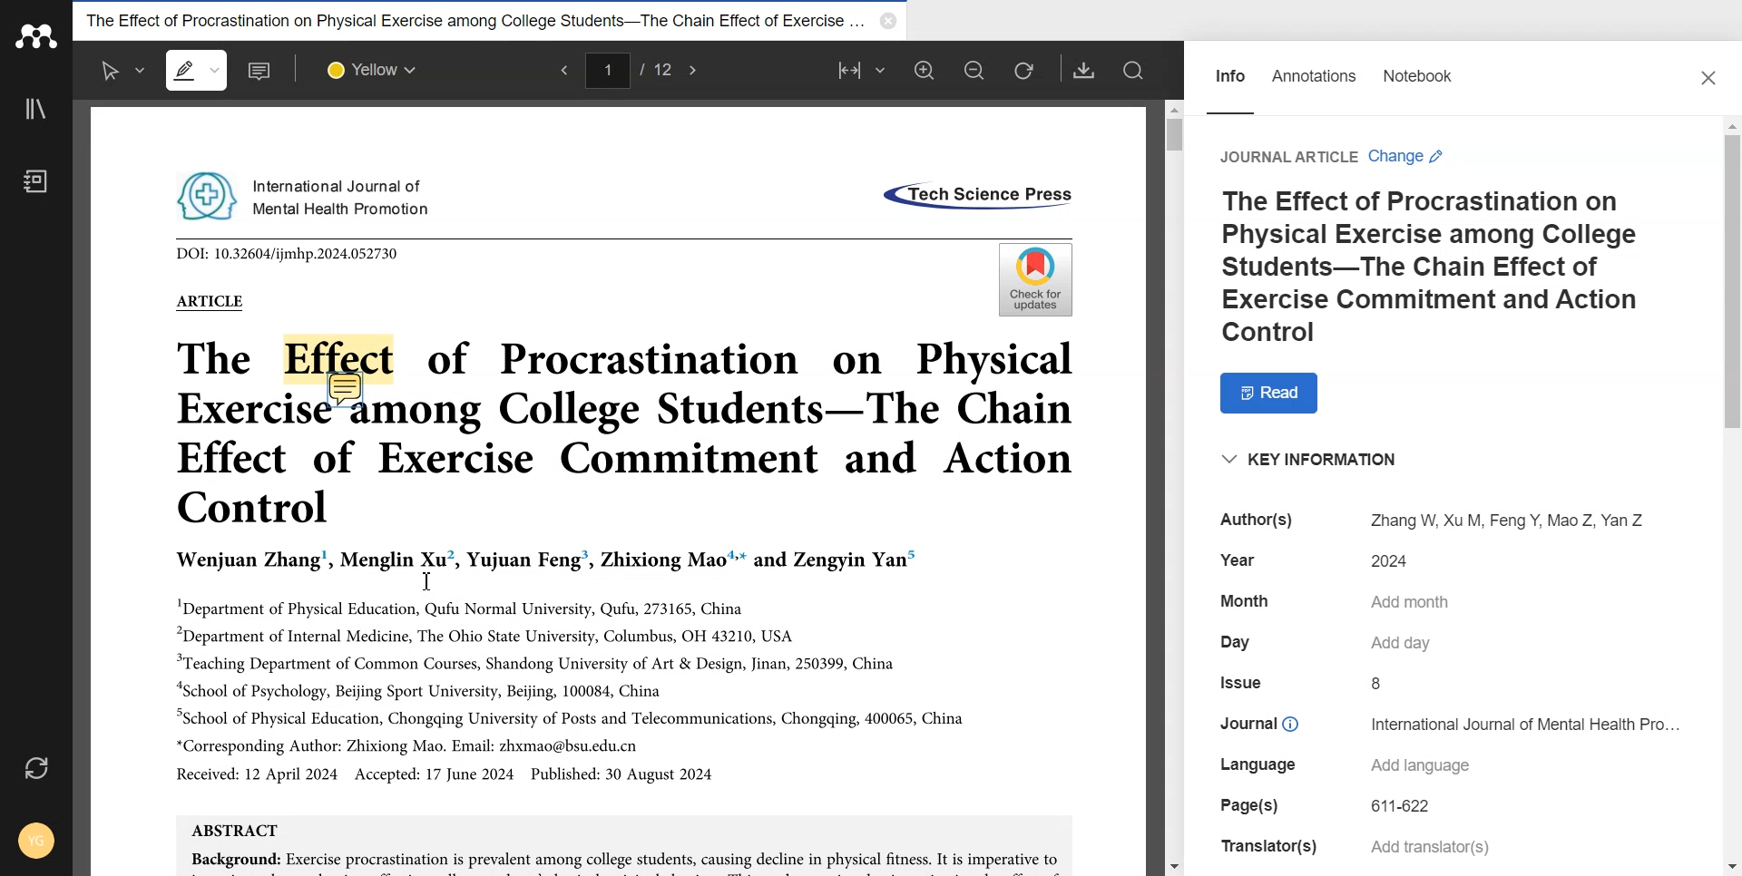 The height and width of the screenshot is (876, 1742). What do you see at coordinates (428, 581) in the screenshot?
I see `Text Cursor` at bounding box center [428, 581].